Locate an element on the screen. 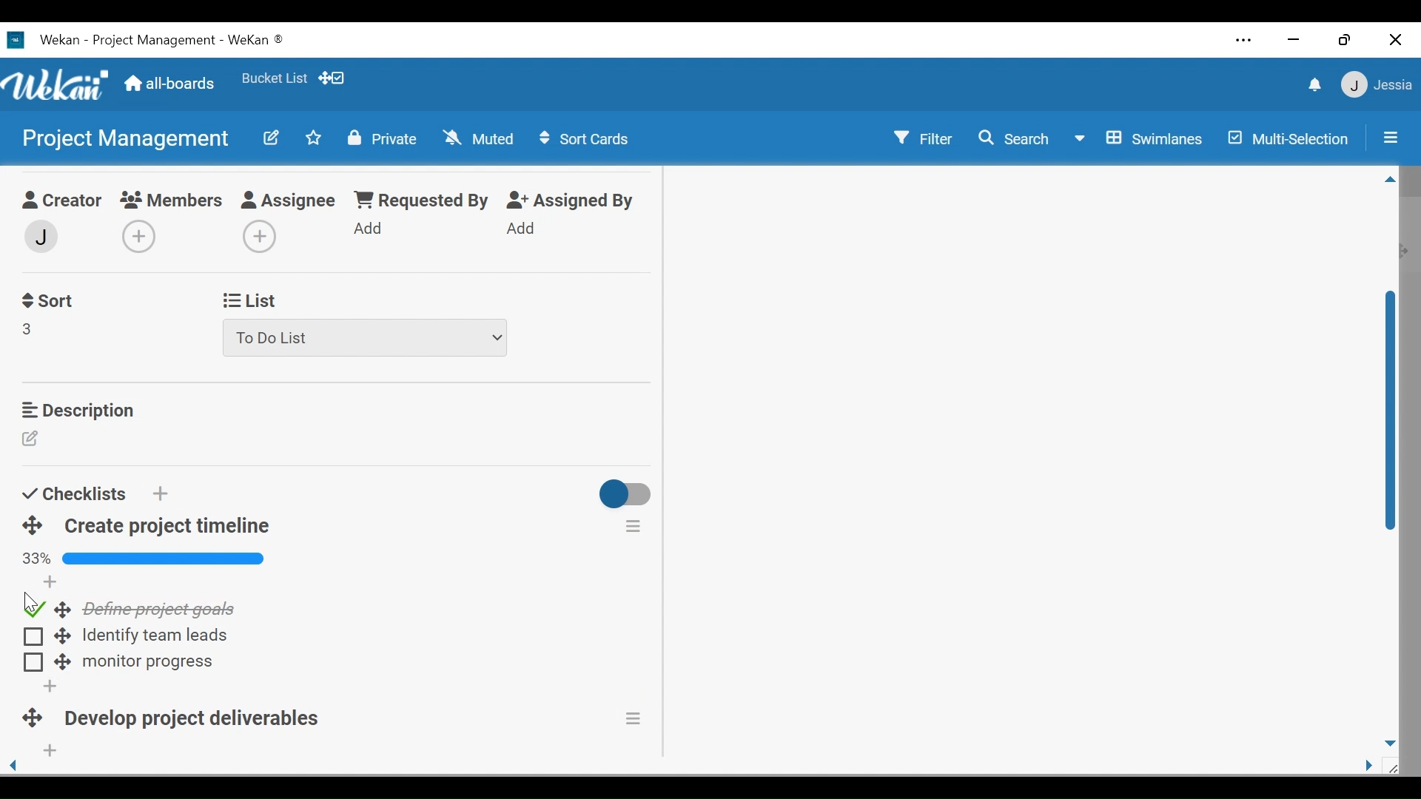 Image resolution: width=1421 pixels, height=799 pixels. page side is located at coordinates (1374, 766).